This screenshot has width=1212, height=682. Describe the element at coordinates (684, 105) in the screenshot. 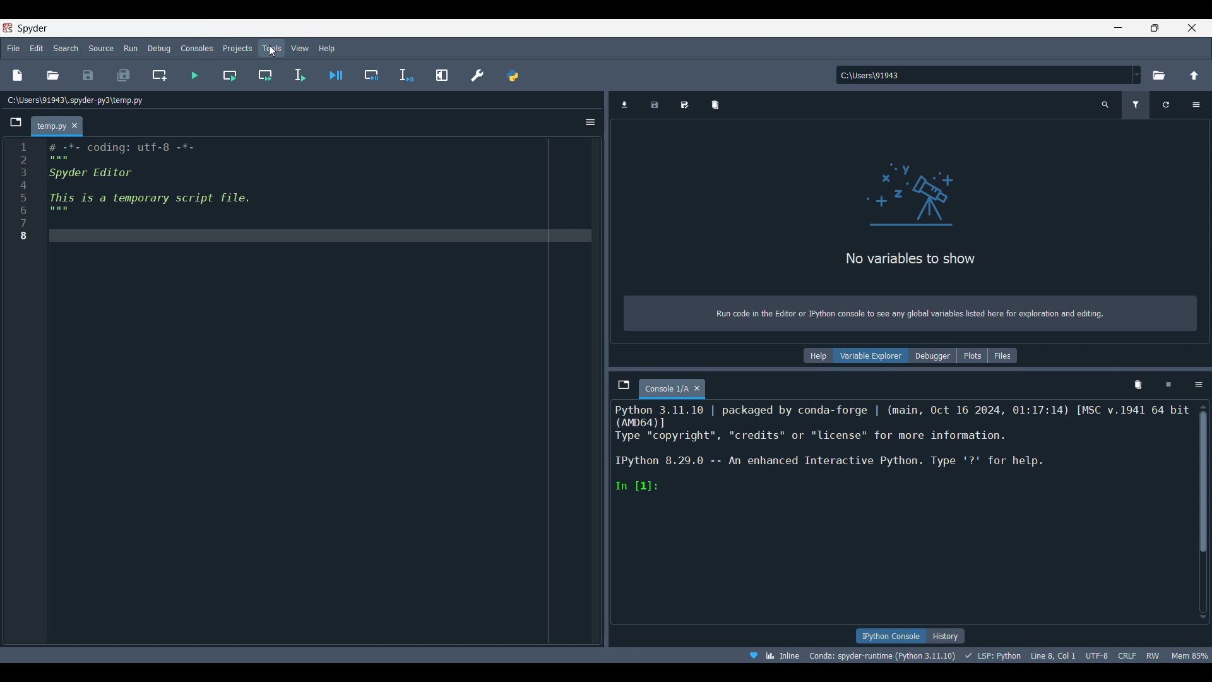

I see `Save data as` at that location.